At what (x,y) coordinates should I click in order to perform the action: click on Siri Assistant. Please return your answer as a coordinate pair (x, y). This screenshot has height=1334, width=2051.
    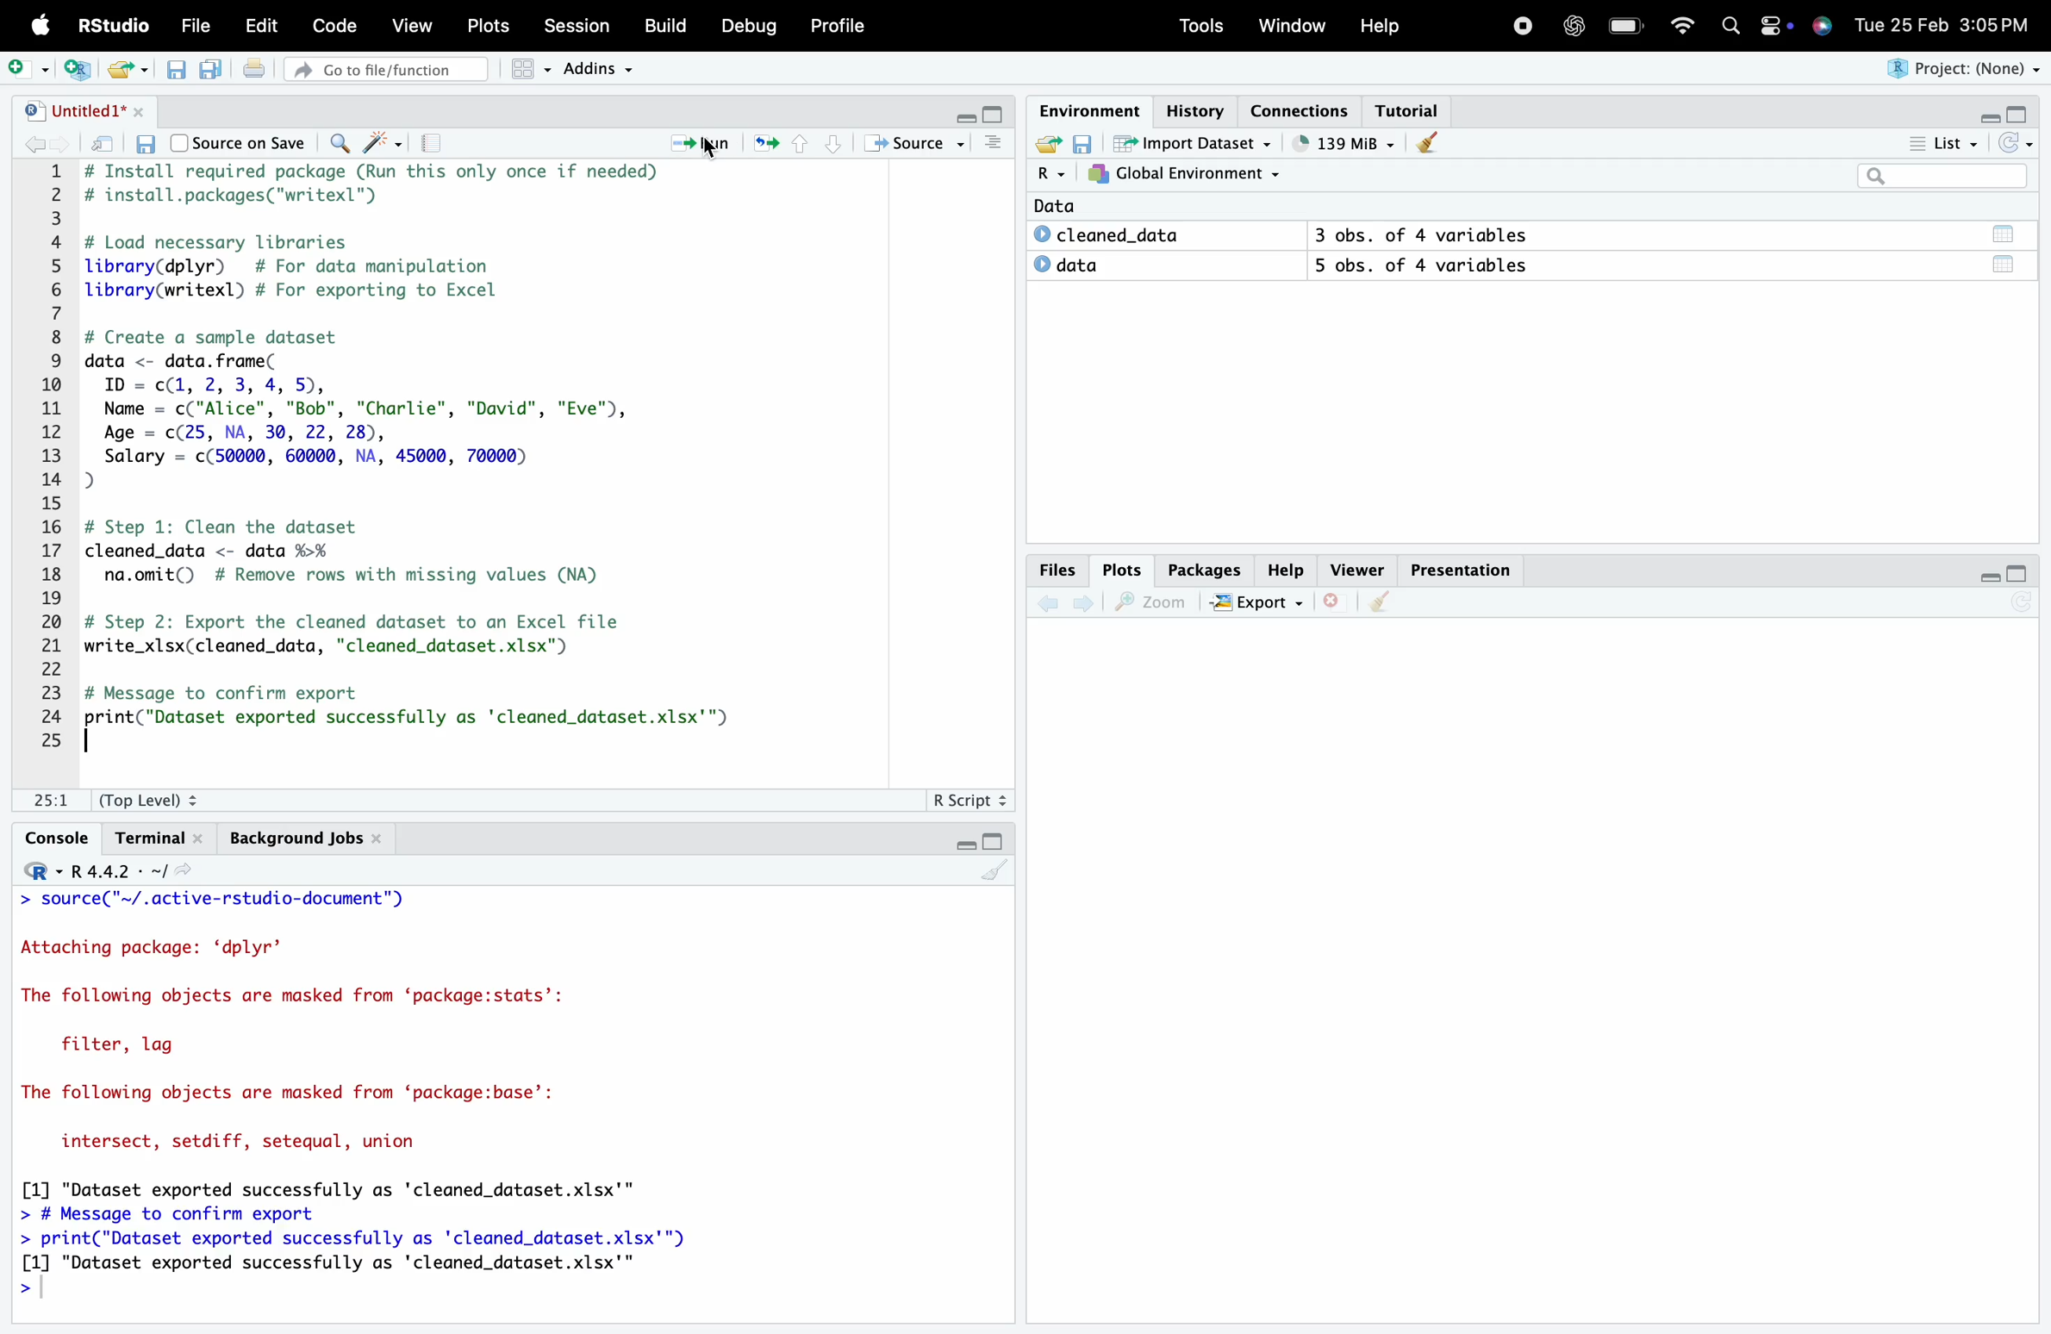
    Looking at the image, I should click on (1821, 28).